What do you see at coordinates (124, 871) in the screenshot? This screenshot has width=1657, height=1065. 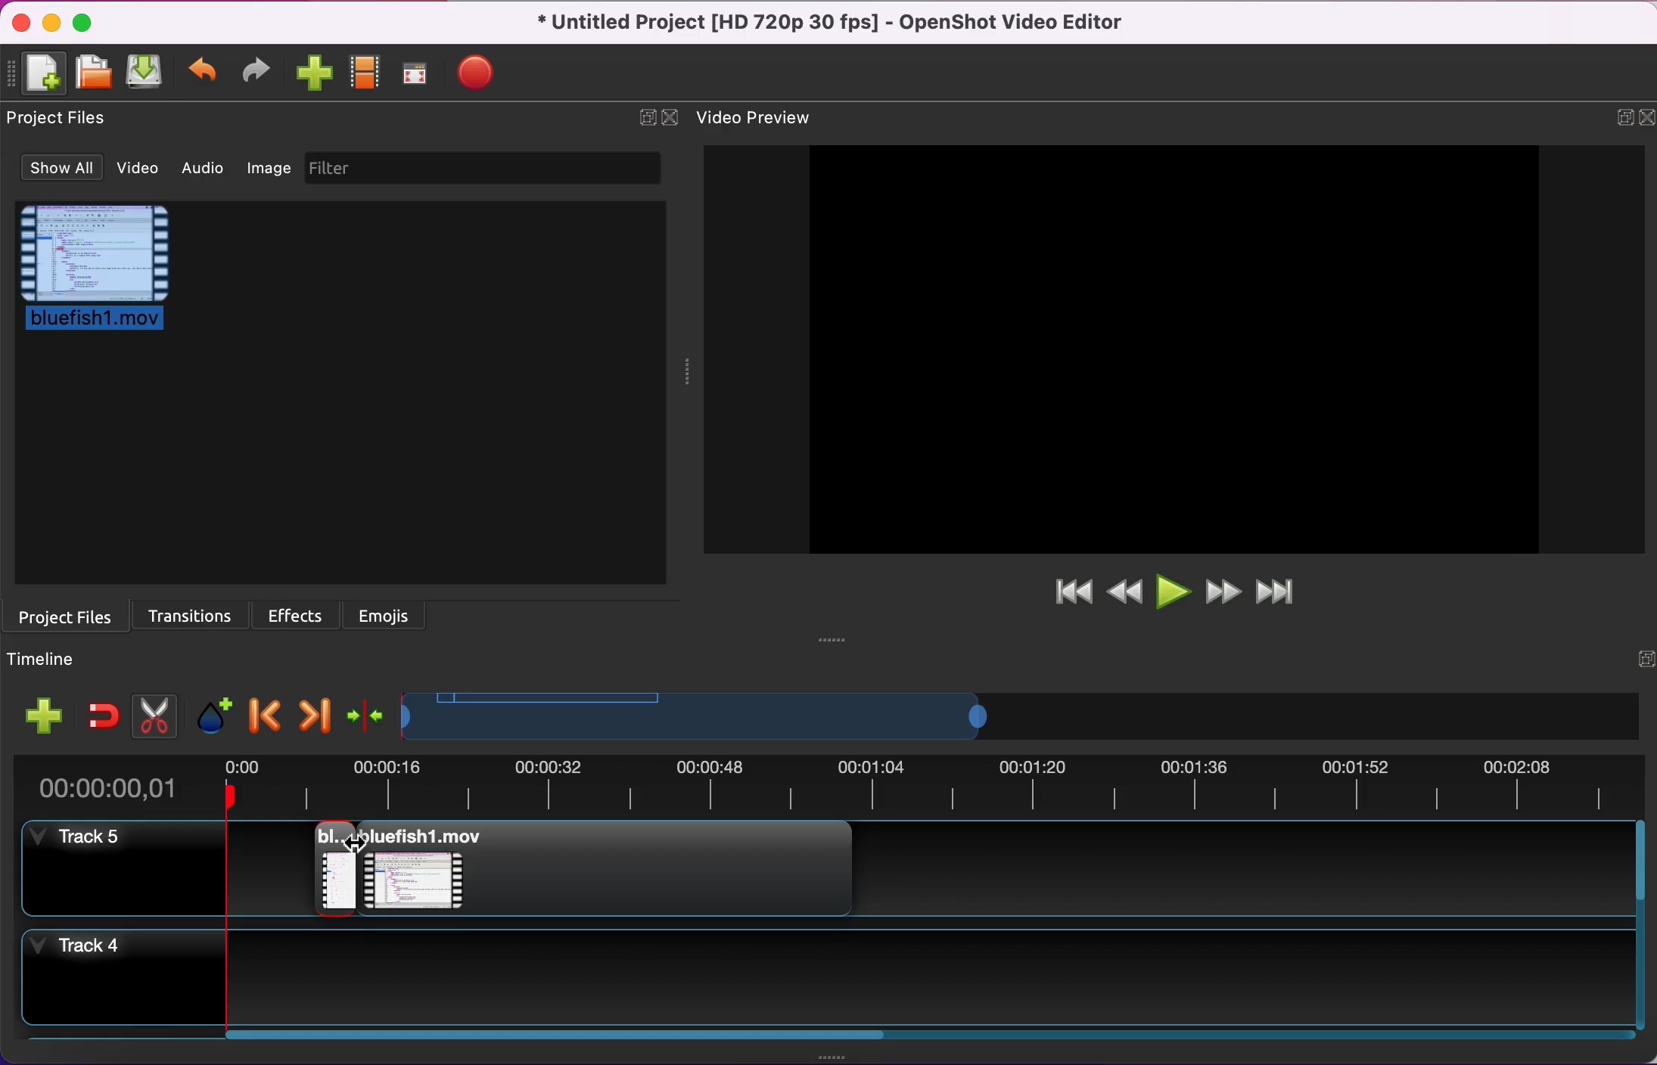 I see `track 5` at bounding box center [124, 871].